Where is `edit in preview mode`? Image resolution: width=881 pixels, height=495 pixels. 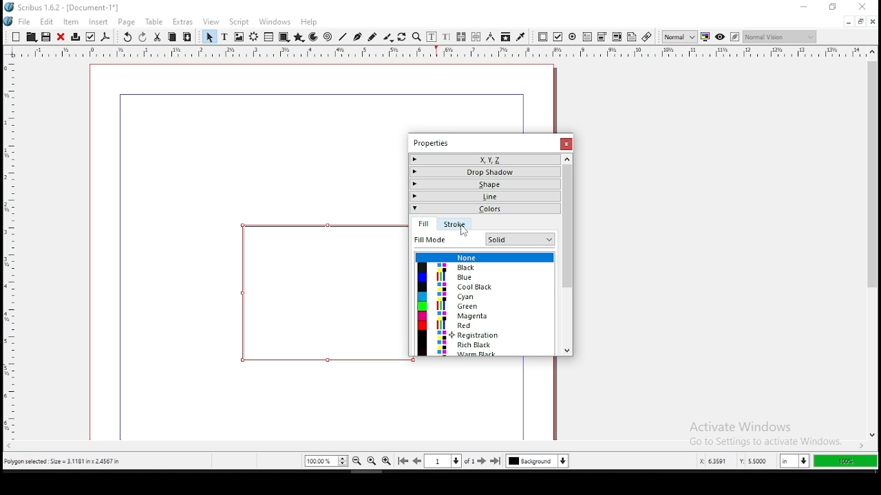 edit in preview mode is located at coordinates (734, 36).